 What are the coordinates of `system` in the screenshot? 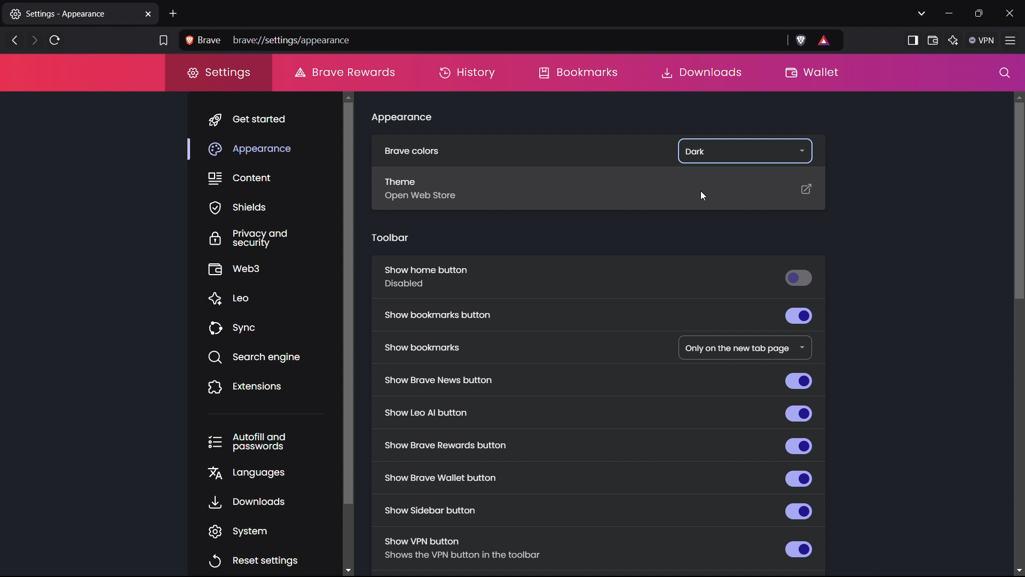 It's located at (268, 529).